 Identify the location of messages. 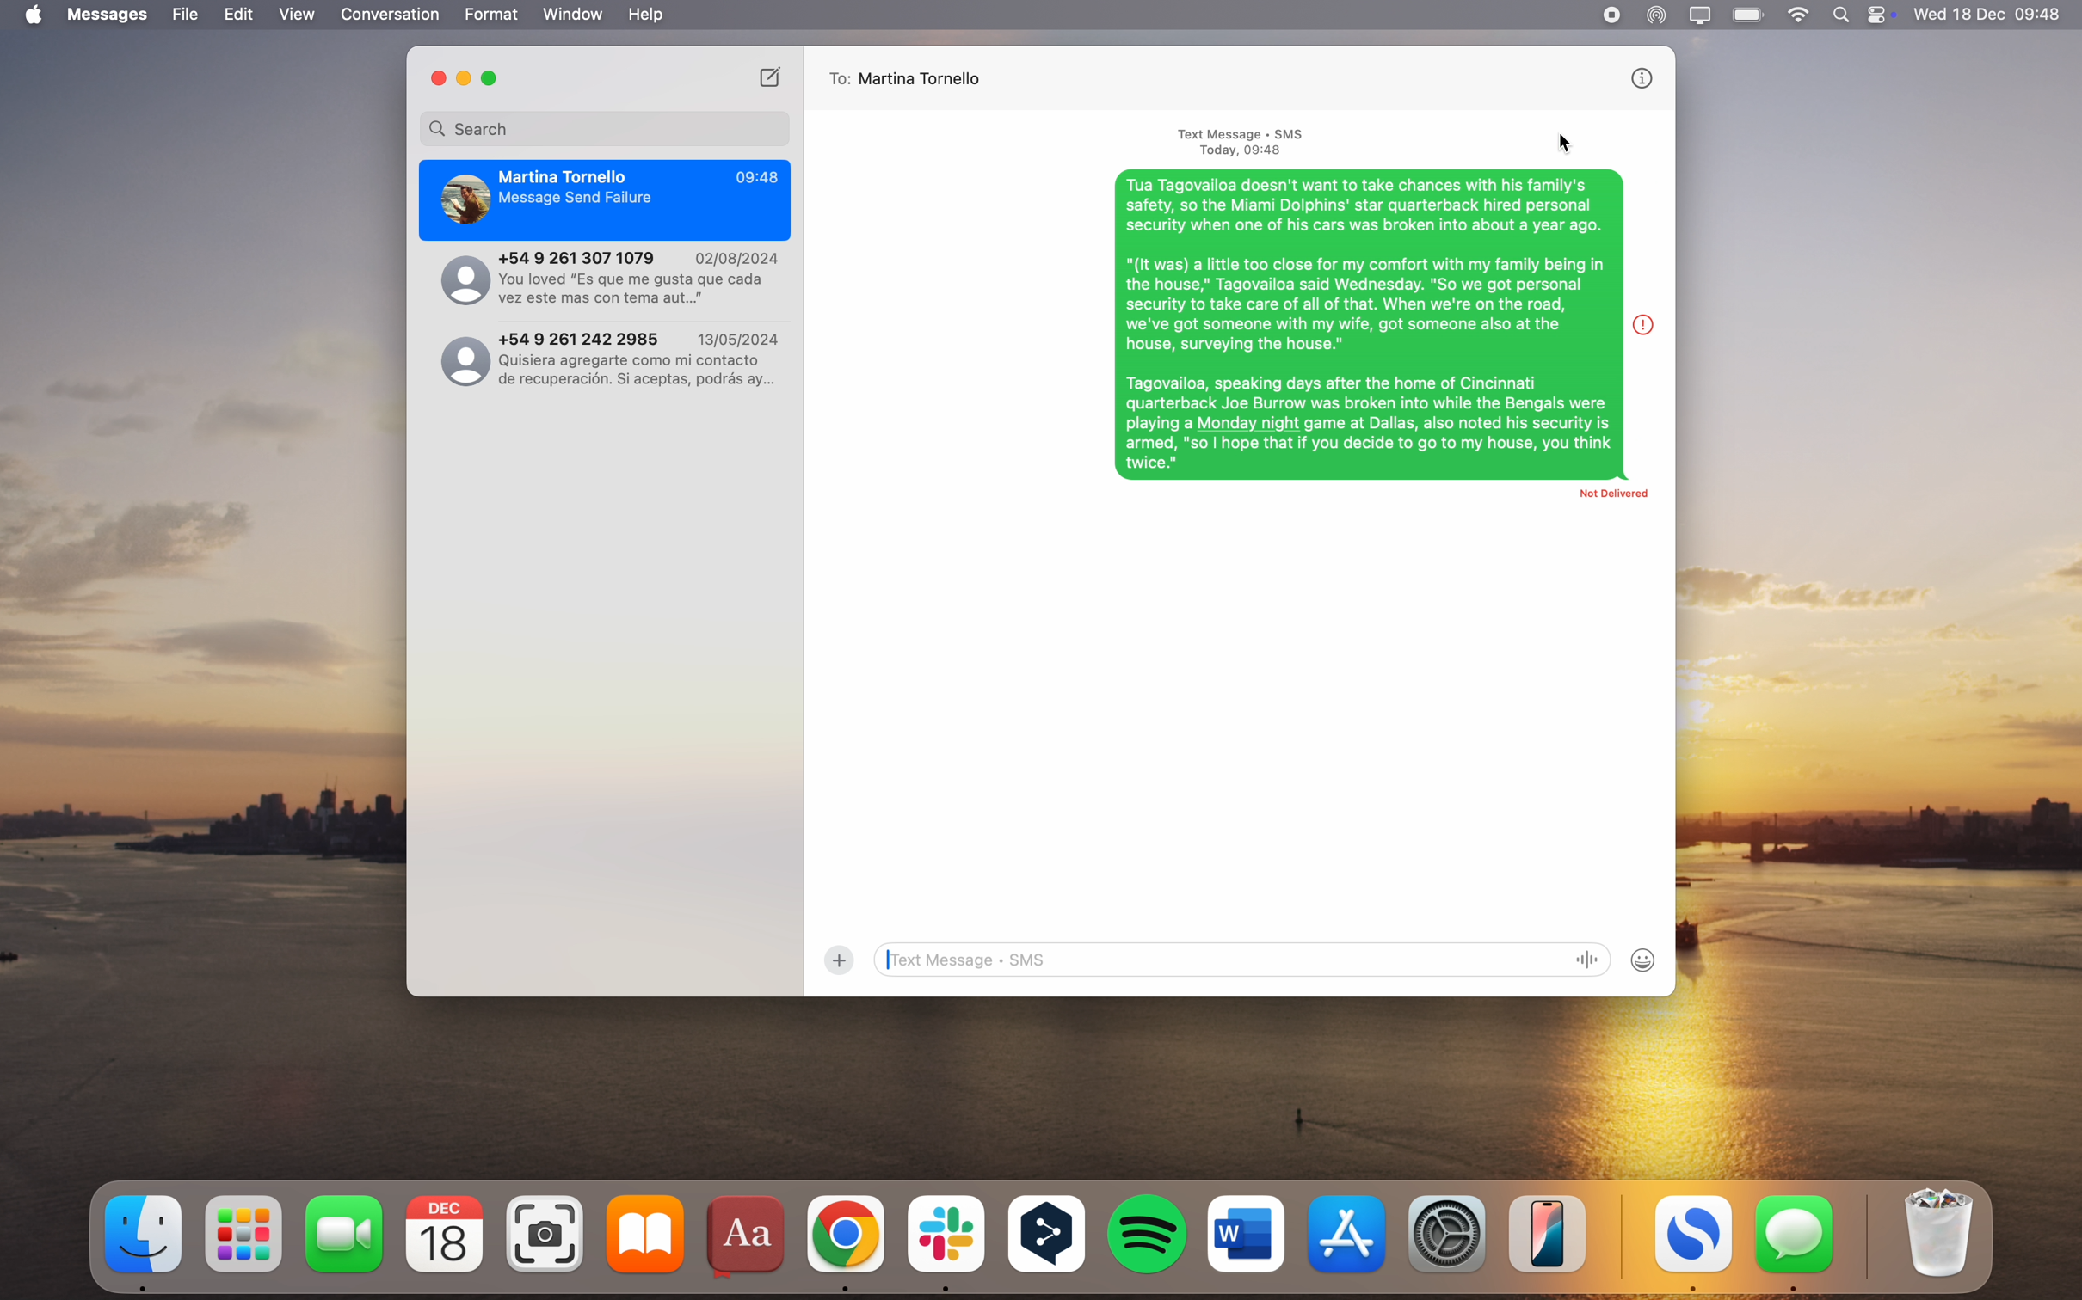
(1796, 1242).